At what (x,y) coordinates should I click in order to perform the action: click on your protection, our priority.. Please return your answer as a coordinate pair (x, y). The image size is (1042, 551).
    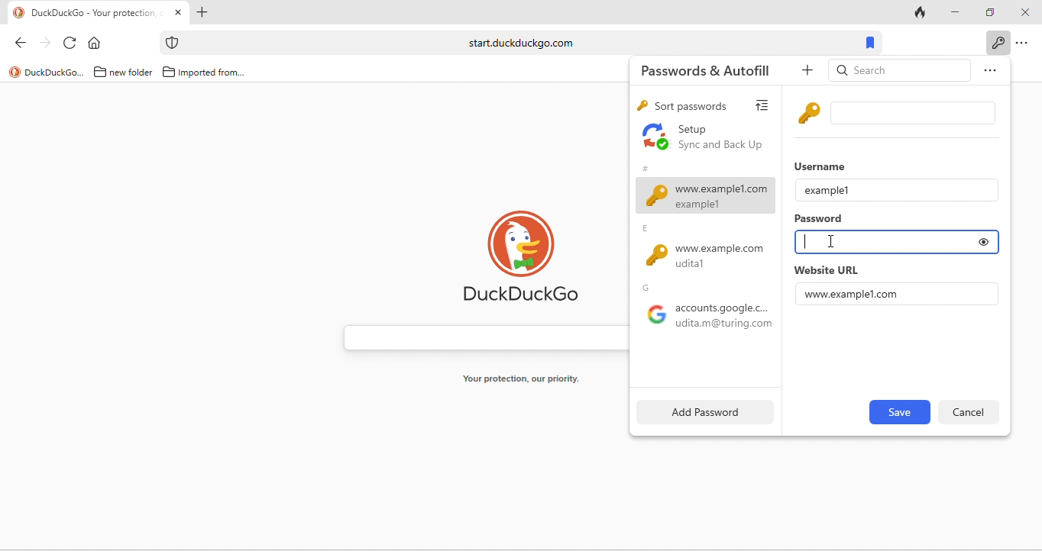
    Looking at the image, I should click on (522, 379).